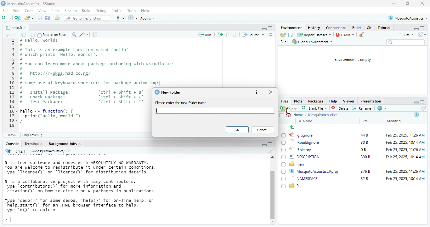 This screenshot has width=430, height=227. I want to click on new folder, so click(290, 108).